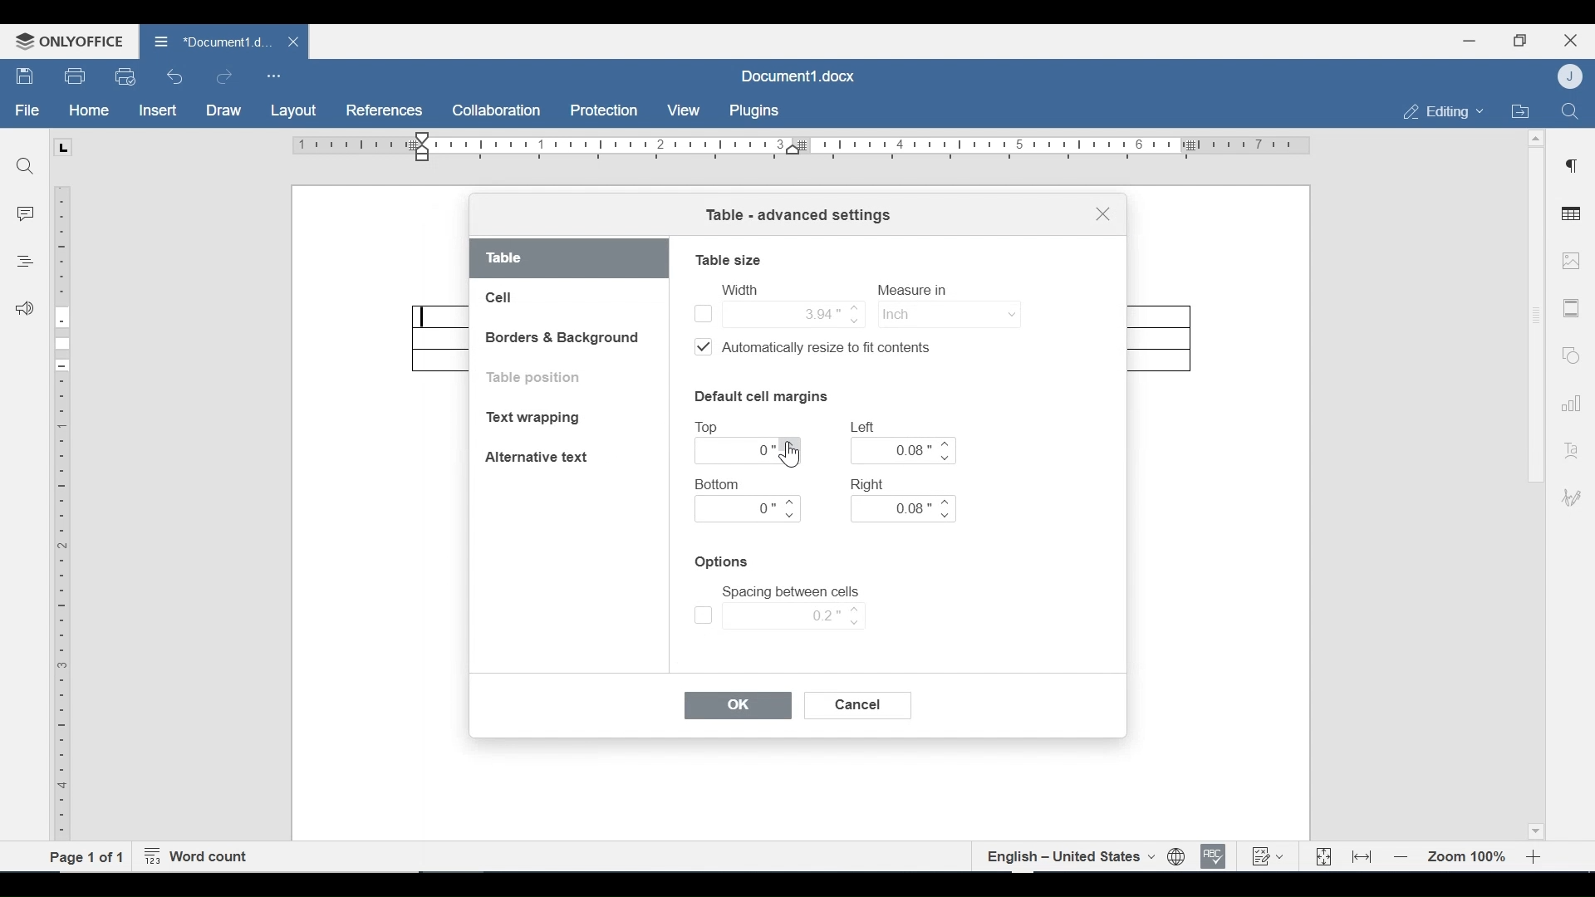 This screenshot has height=897, width=1595. I want to click on Paragraph Settings, so click(1572, 164).